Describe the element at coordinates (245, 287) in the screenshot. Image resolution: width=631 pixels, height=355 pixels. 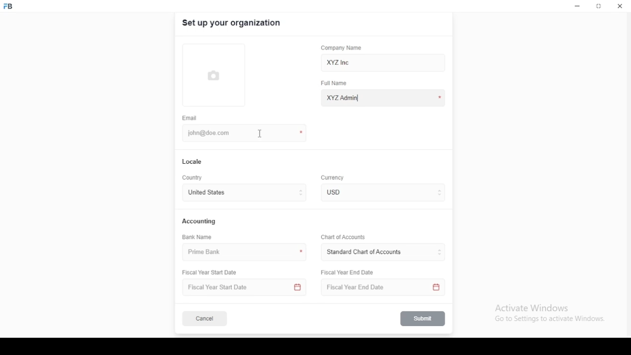
I see `Fiscal Year Start Date` at that location.